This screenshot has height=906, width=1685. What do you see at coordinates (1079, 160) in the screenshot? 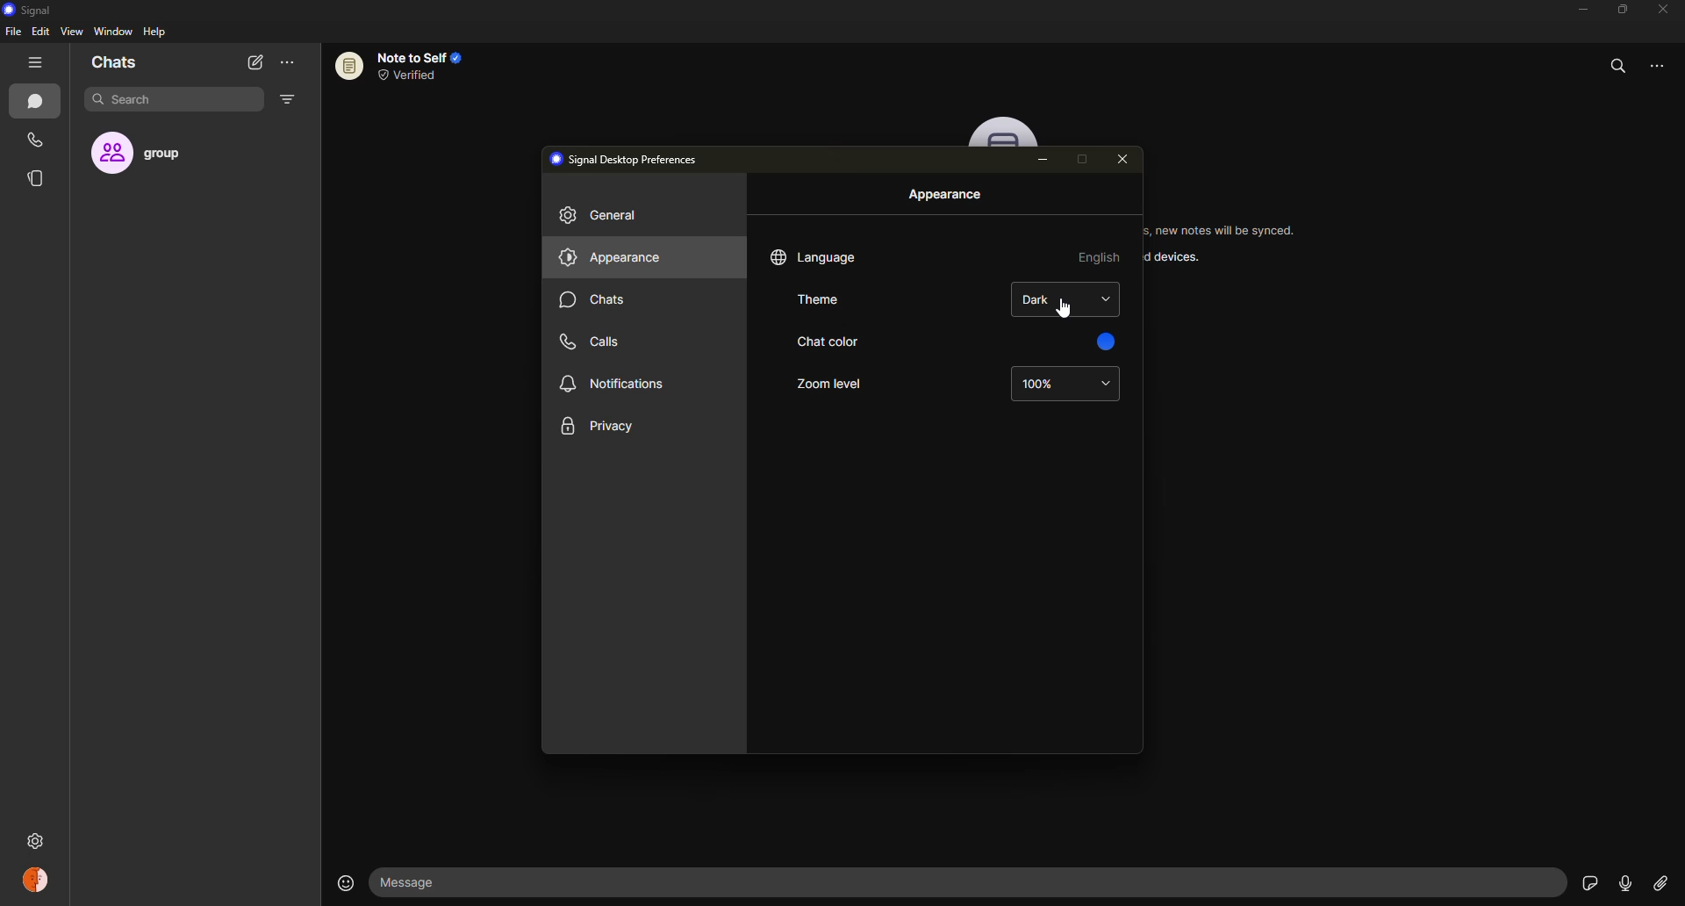
I see `maximize` at bounding box center [1079, 160].